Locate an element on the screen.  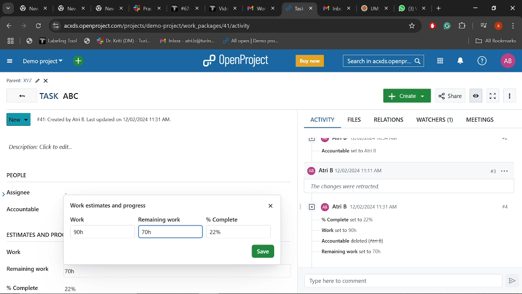
the changes were retracted is located at coordinates (351, 187).